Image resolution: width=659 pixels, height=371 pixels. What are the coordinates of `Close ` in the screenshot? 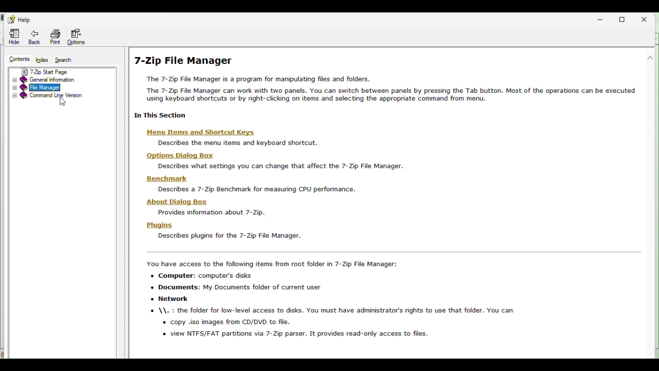 It's located at (648, 18).